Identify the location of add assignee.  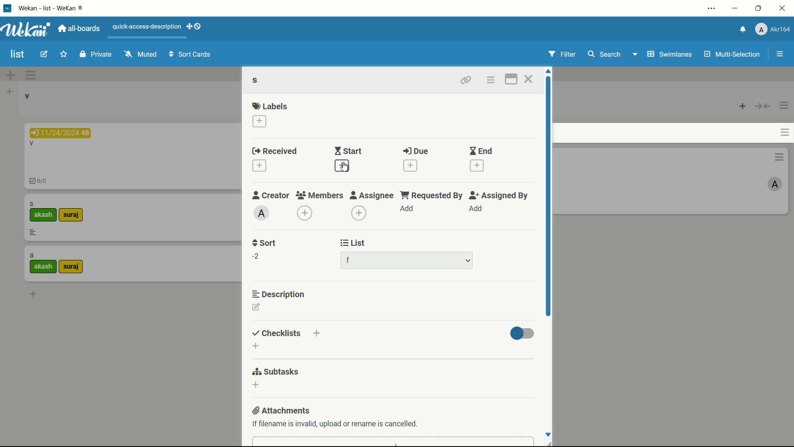
(358, 213).